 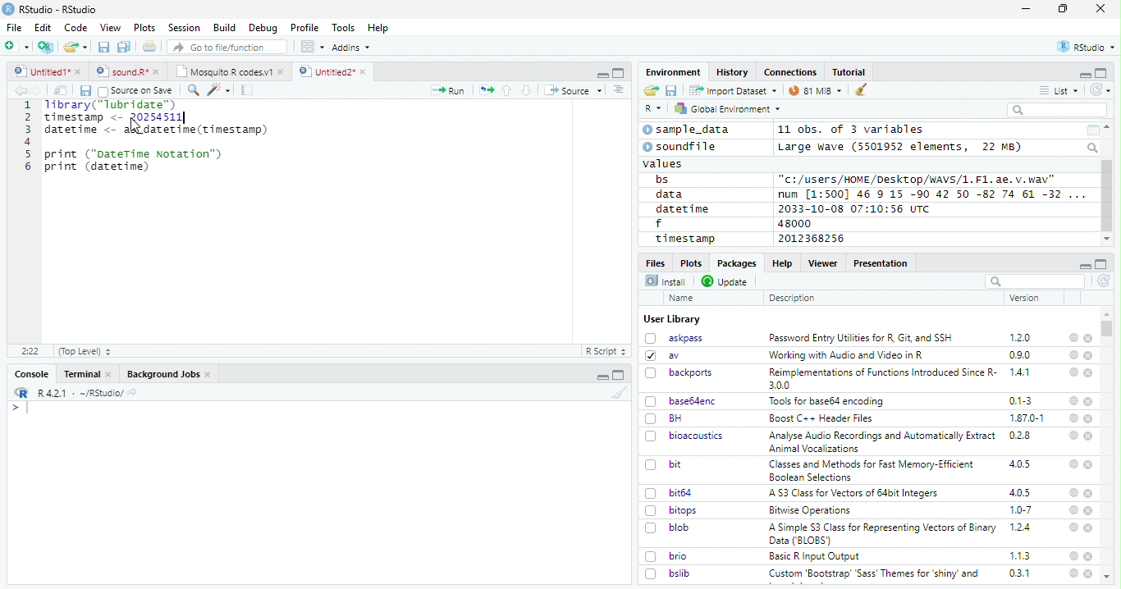 What do you see at coordinates (735, 263) in the screenshot?
I see `Packages` at bounding box center [735, 263].